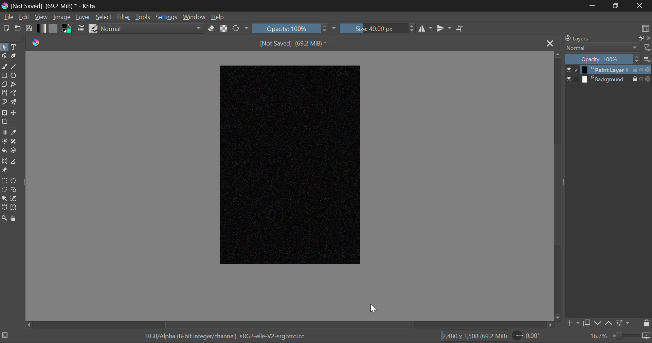 The image size is (652, 343). I want to click on Polygon Selection, so click(4, 190).